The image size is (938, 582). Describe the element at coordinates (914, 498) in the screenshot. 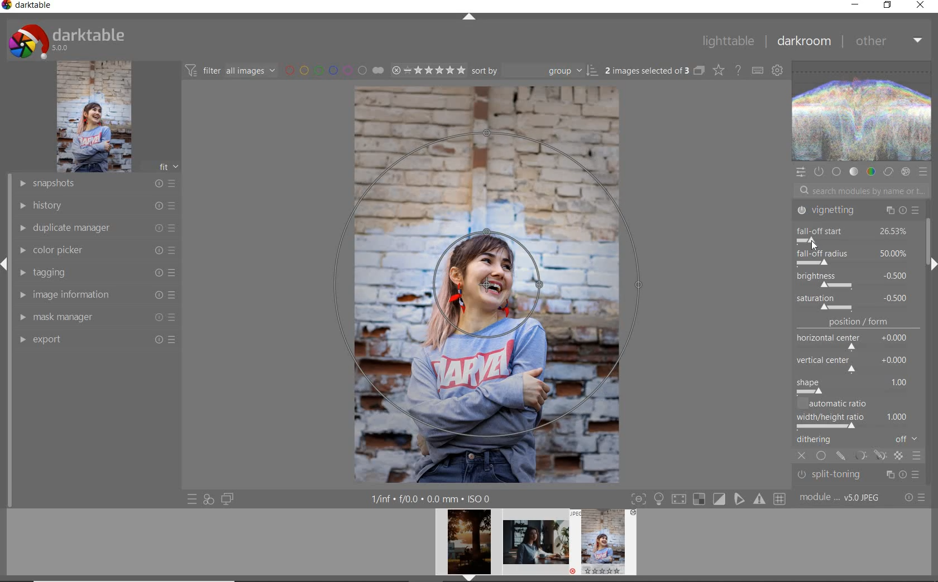

I see `reset or preset preference` at that location.